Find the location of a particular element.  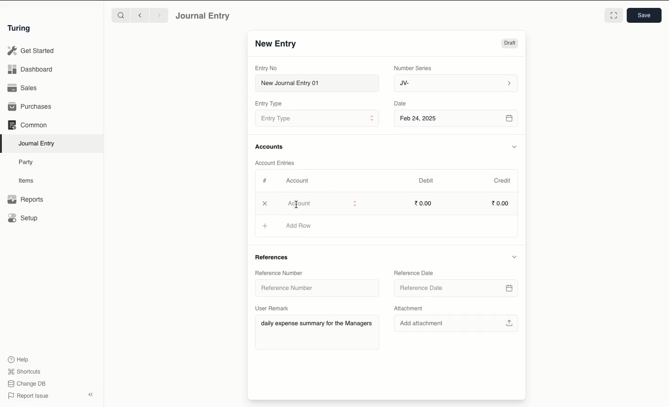

Change DB is located at coordinates (26, 384).